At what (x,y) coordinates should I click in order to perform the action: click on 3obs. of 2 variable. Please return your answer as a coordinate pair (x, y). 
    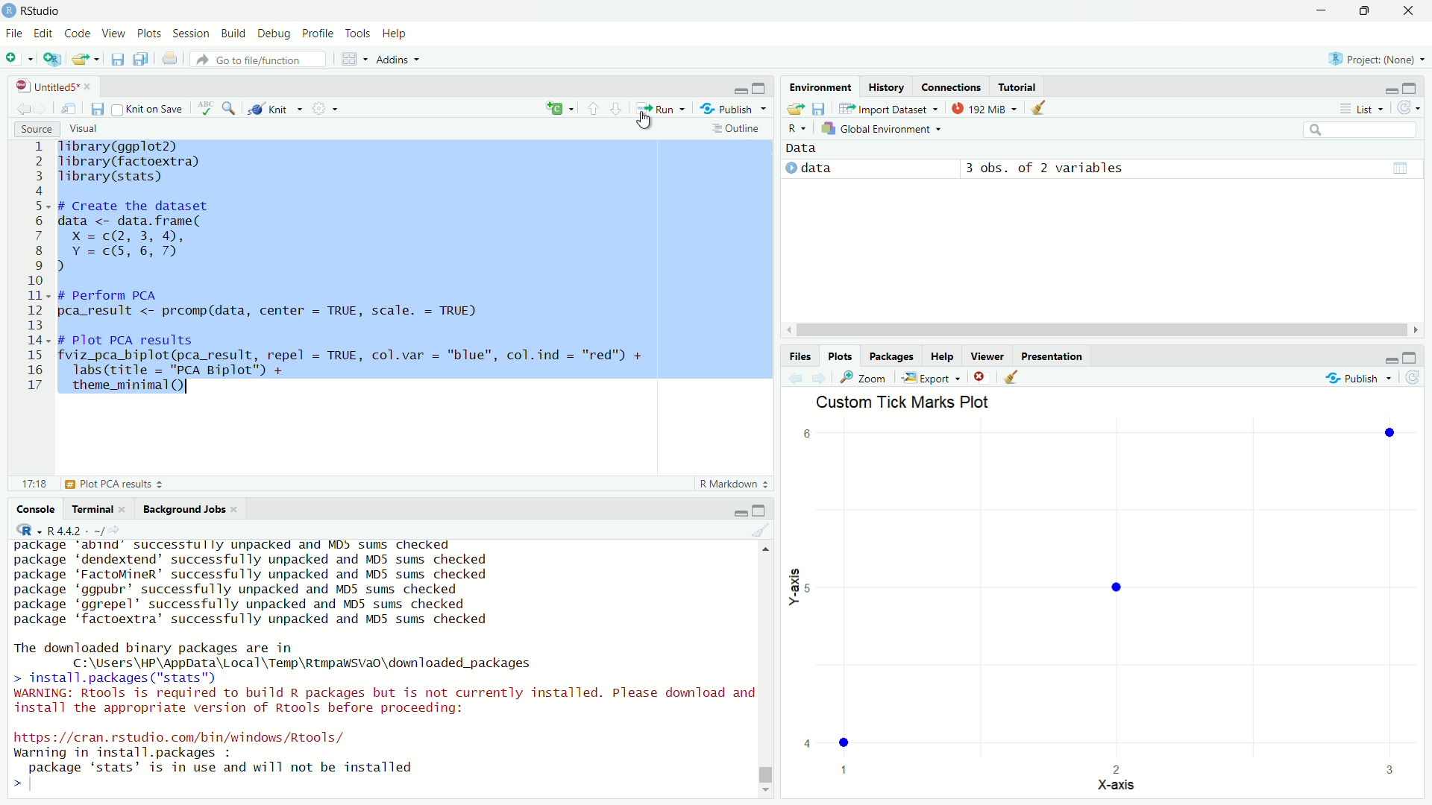
    Looking at the image, I should click on (1184, 170).